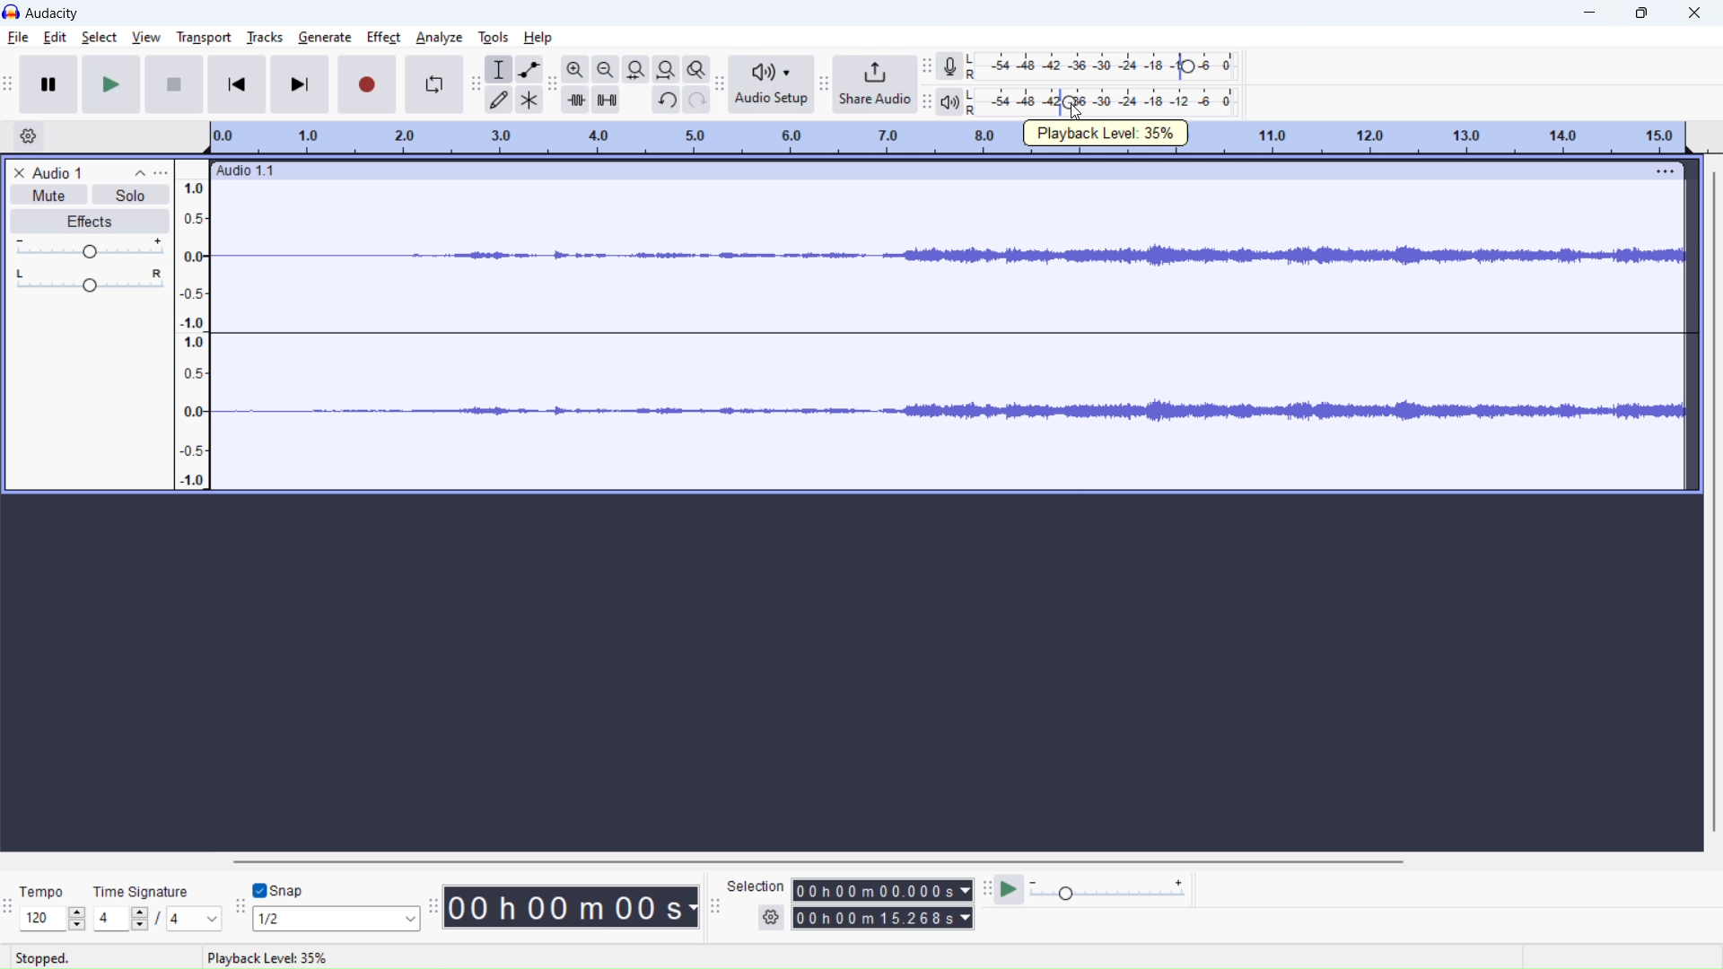 This screenshot has height=969, width=1723. I want to click on help, so click(538, 38).